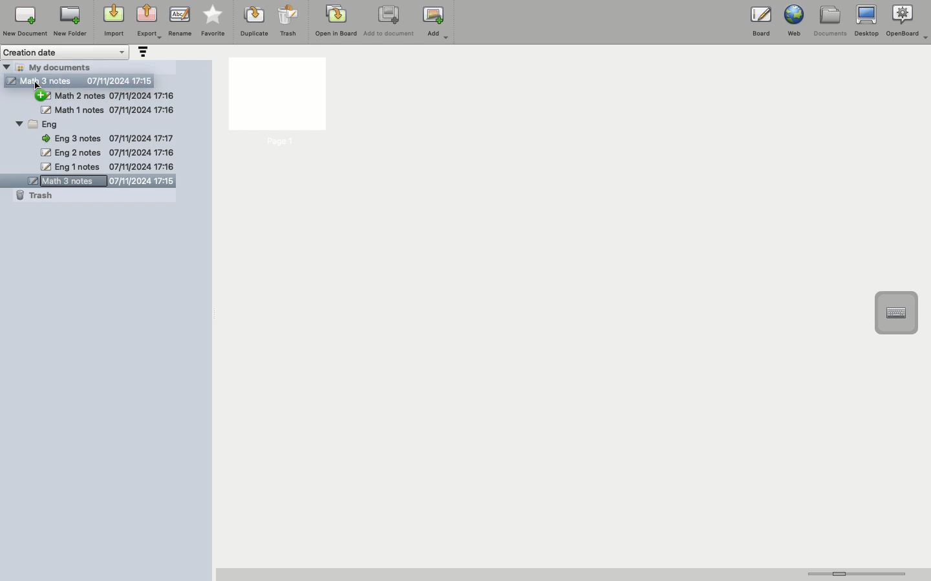  What do you see at coordinates (69, 22) in the screenshot?
I see `New folder` at bounding box center [69, 22].